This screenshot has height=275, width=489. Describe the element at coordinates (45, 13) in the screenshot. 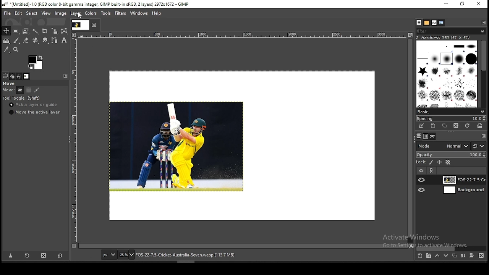

I see `view` at that location.